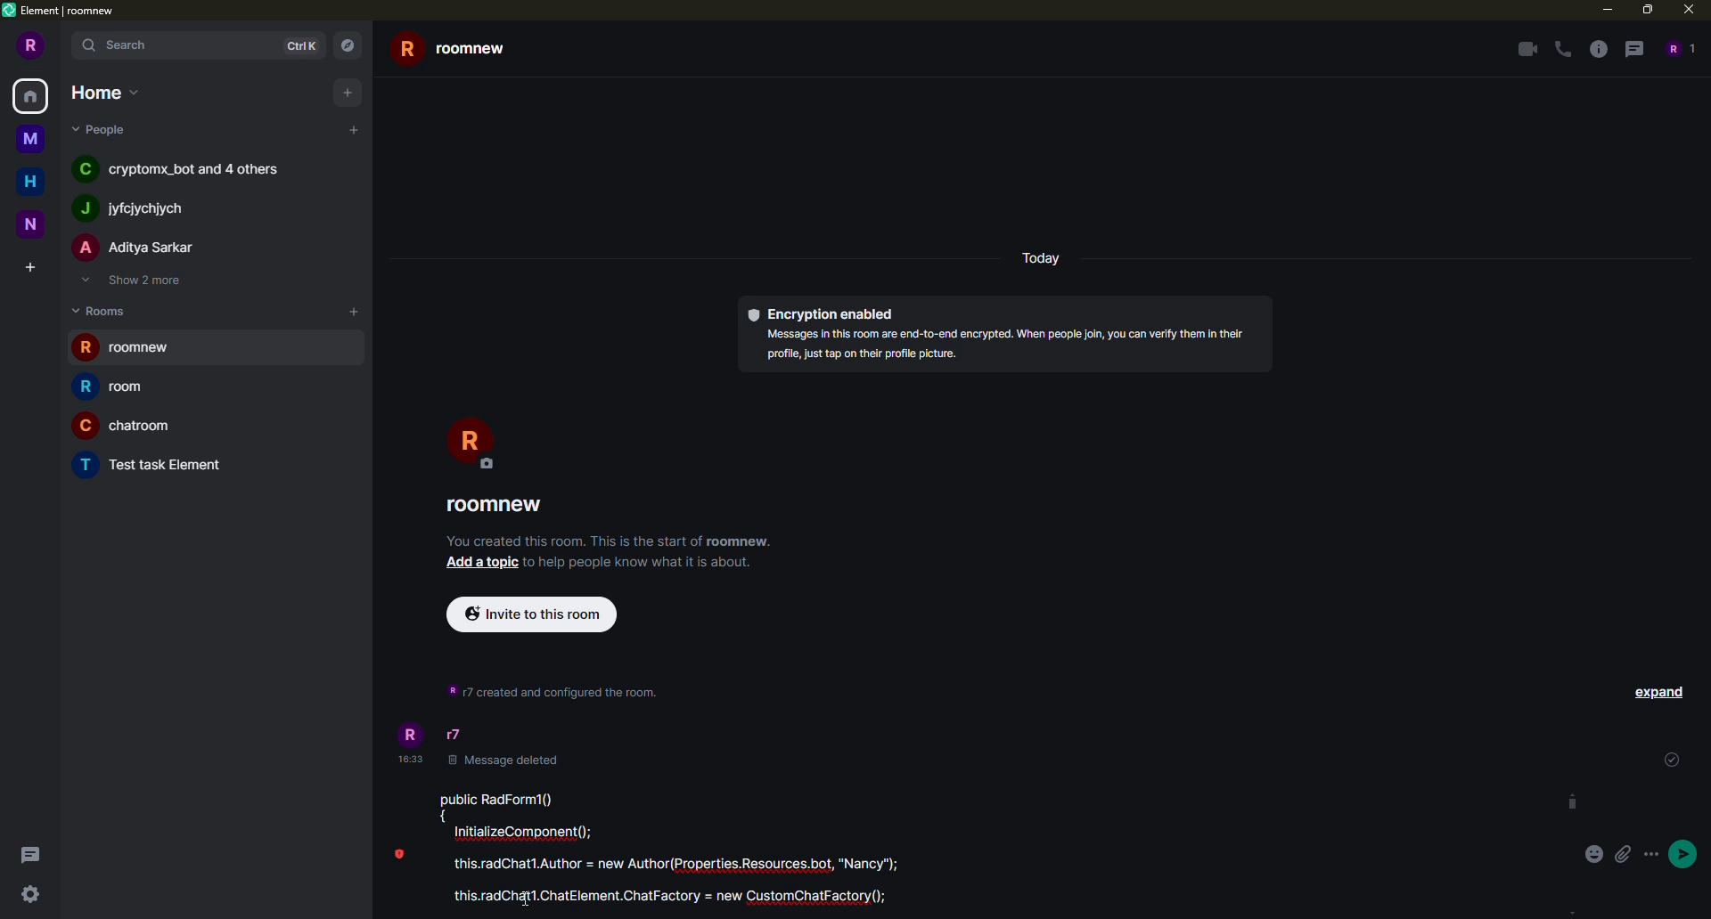 Image resolution: width=1711 pixels, height=919 pixels. What do you see at coordinates (829, 313) in the screenshot?
I see `encryption enabled` at bounding box center [829, 313].